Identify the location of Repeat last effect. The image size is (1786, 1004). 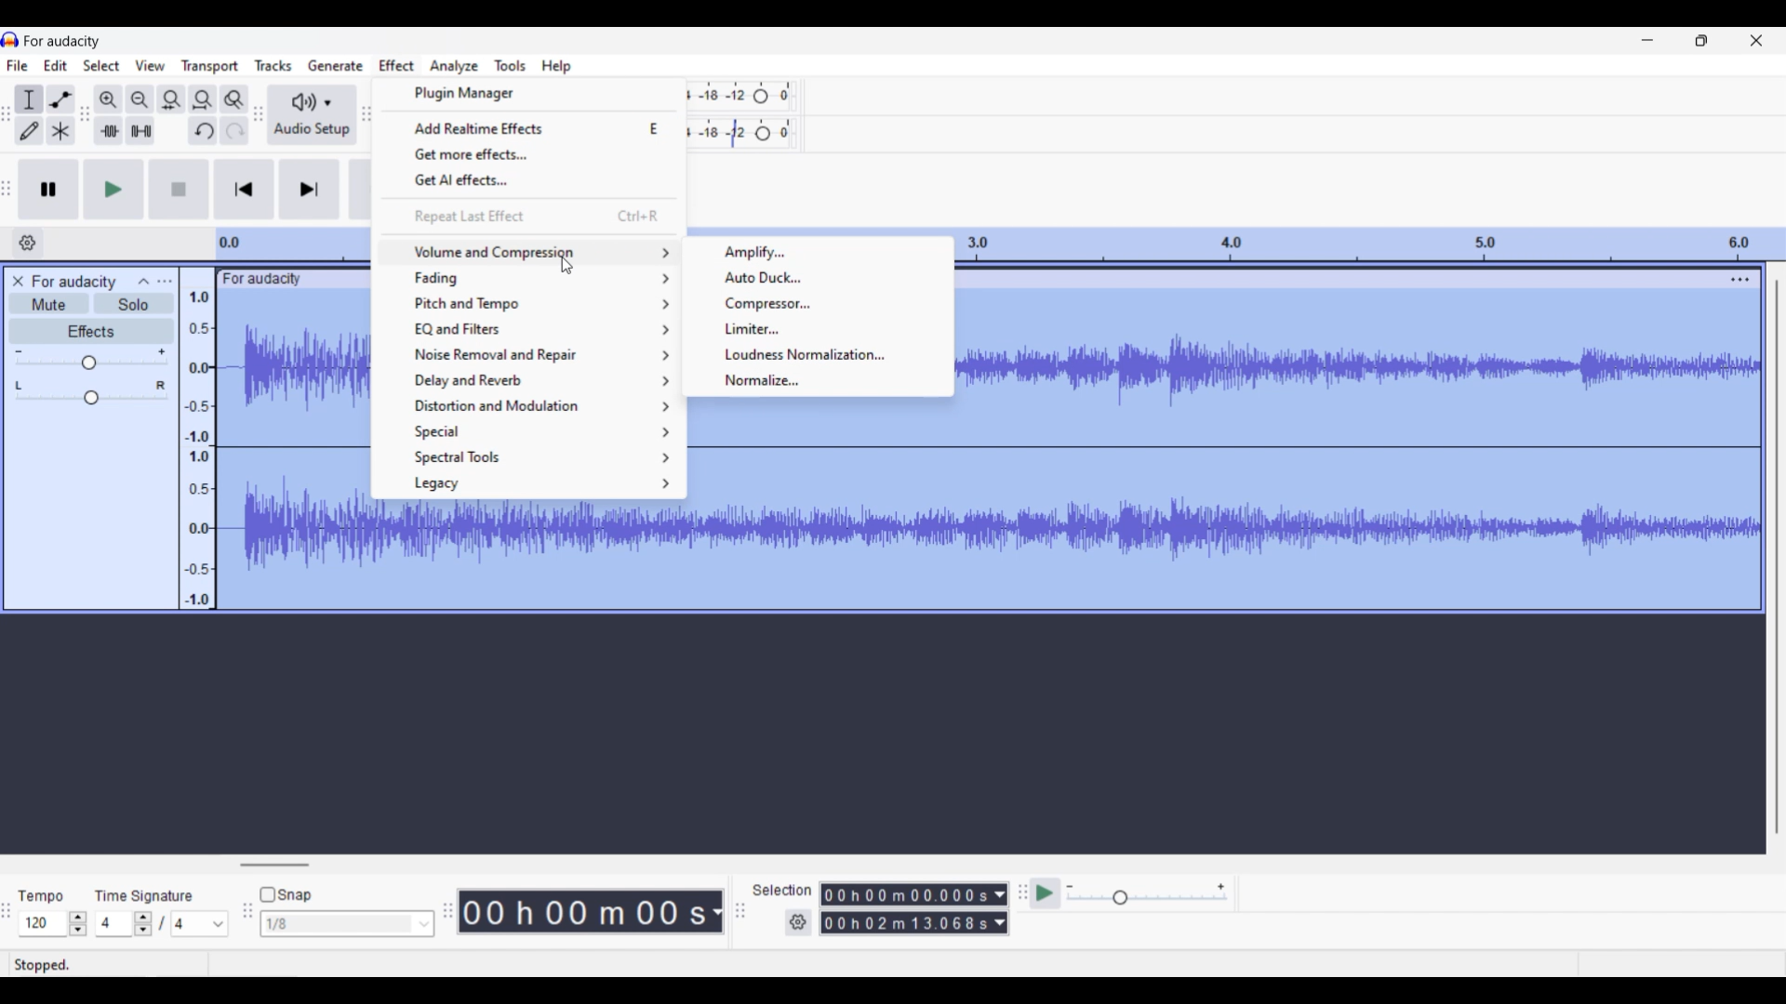
(529, 216).